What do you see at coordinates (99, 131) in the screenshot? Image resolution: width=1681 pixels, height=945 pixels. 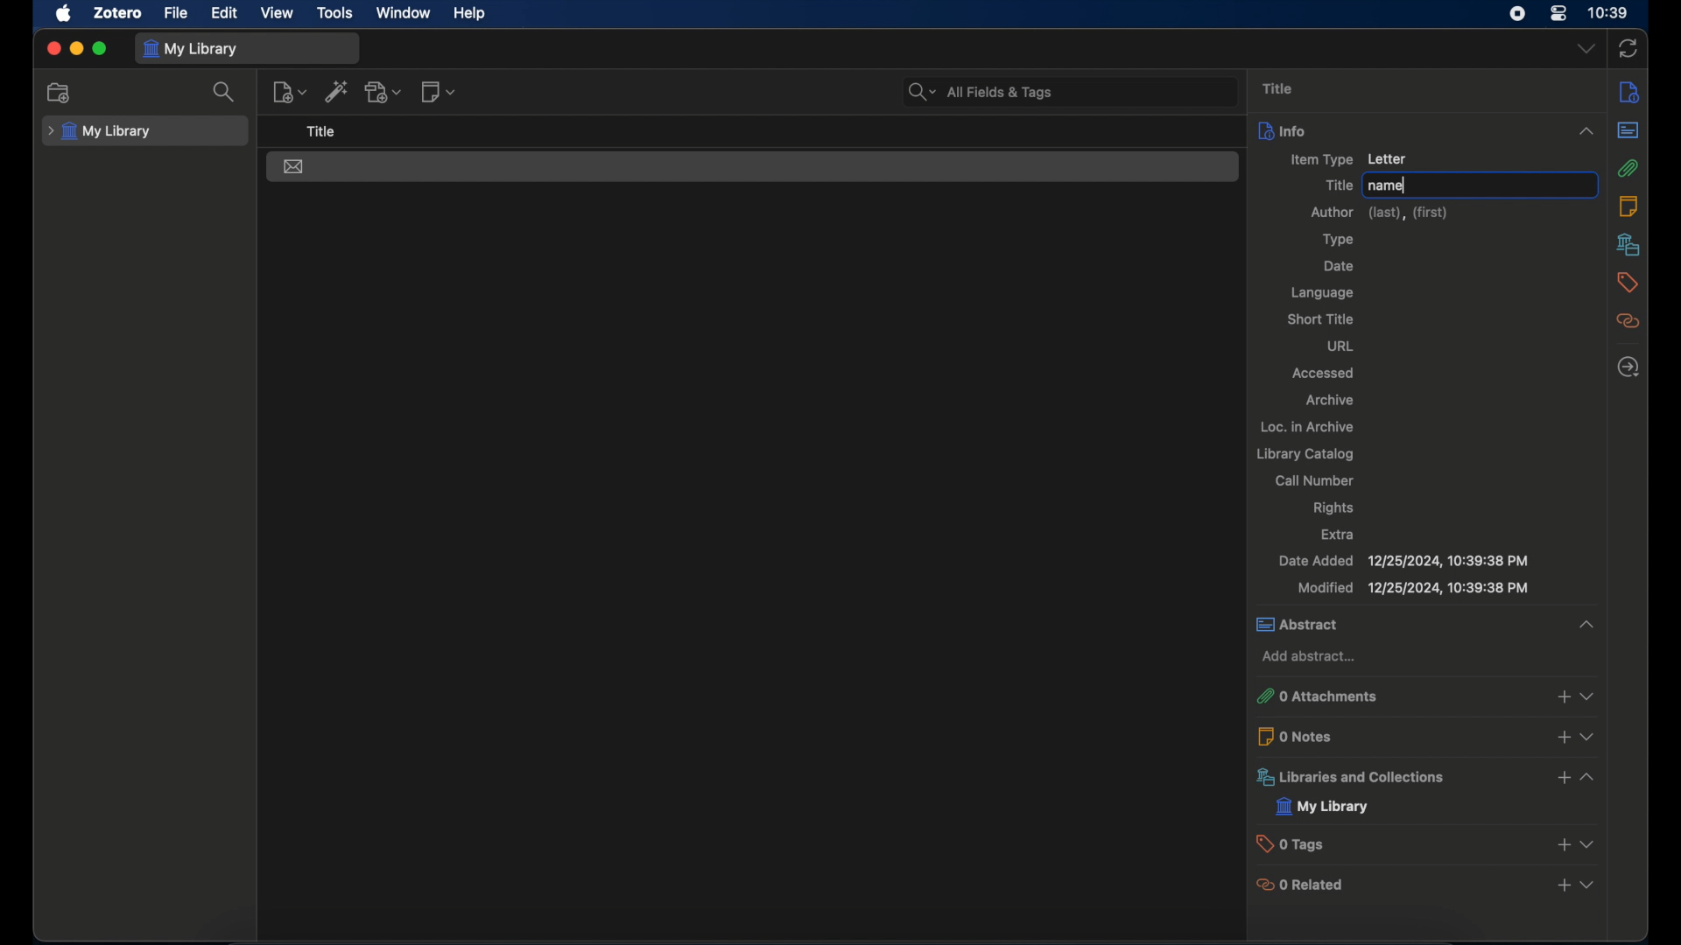 I see `my library` at bounding box center [99, 131].